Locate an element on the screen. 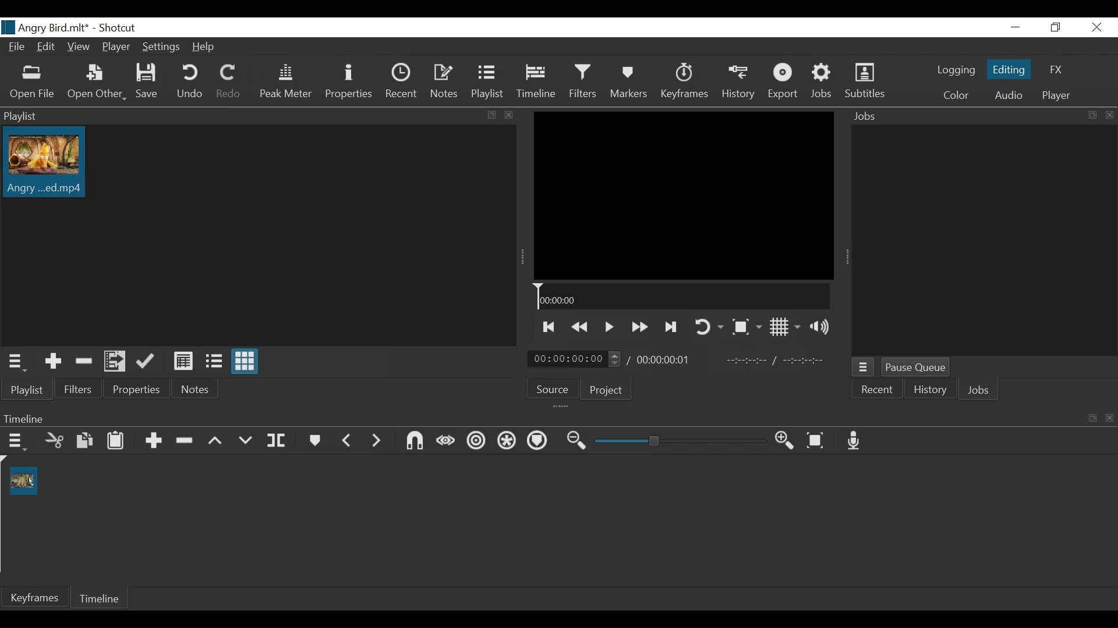 This screenshot has width=1118, height=628. Zoom slider is located at coordinates (681, 441).